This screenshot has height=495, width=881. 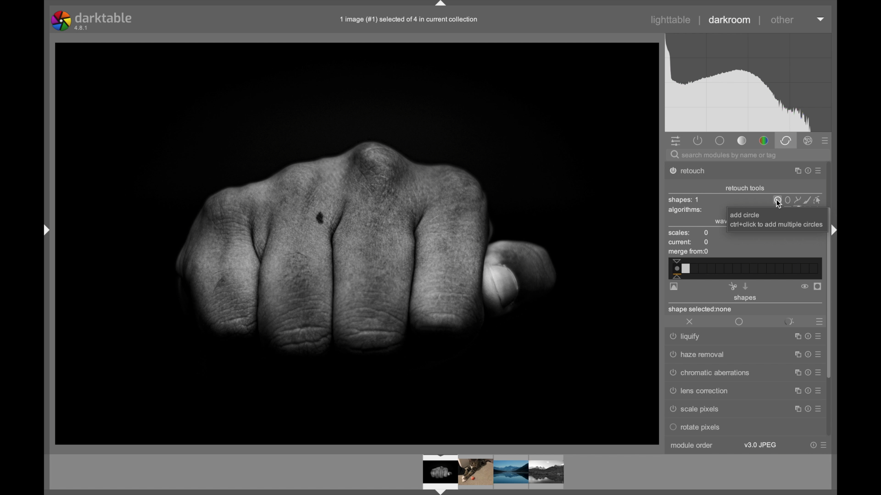 I want to click on darktable, so click(x=93, y=21).